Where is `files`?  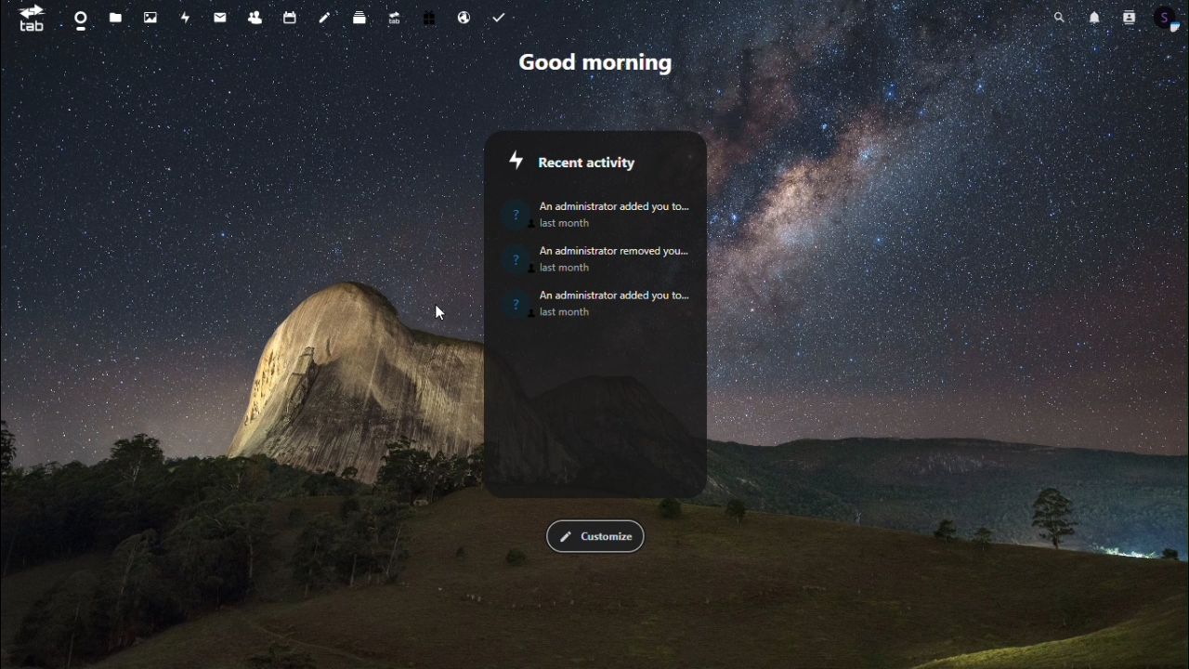
files is located at coordinates (115, 19).